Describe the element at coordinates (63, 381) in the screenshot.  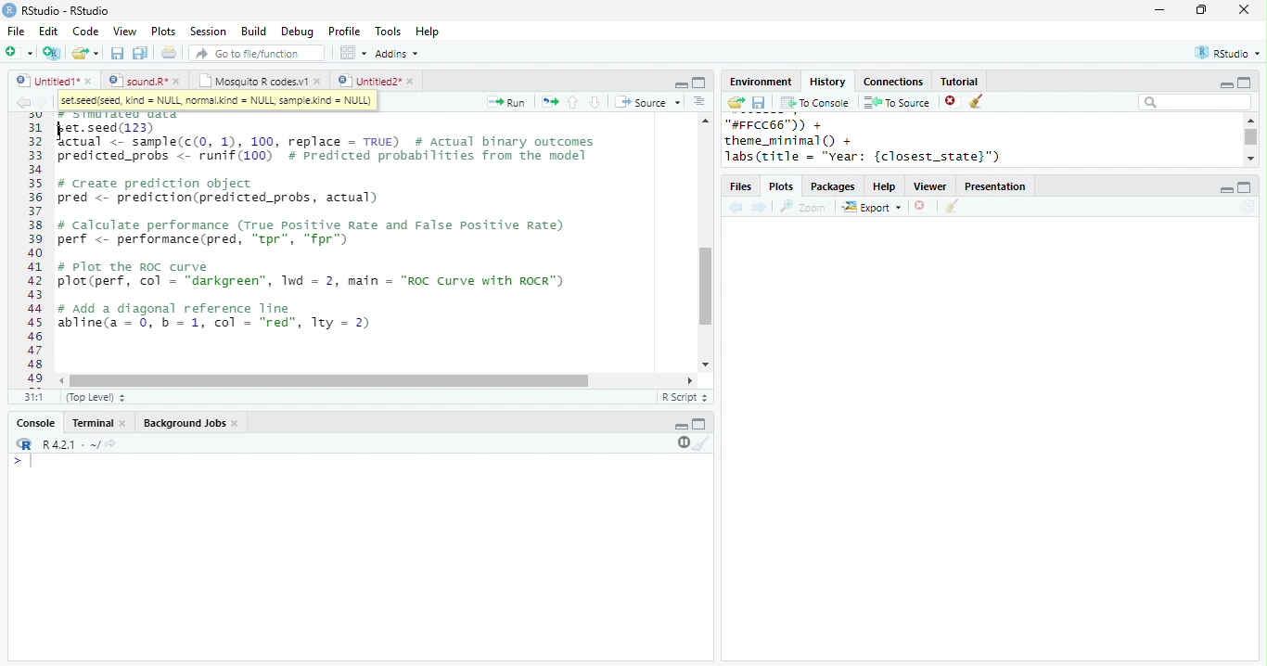
I see `scroll left` at that location.